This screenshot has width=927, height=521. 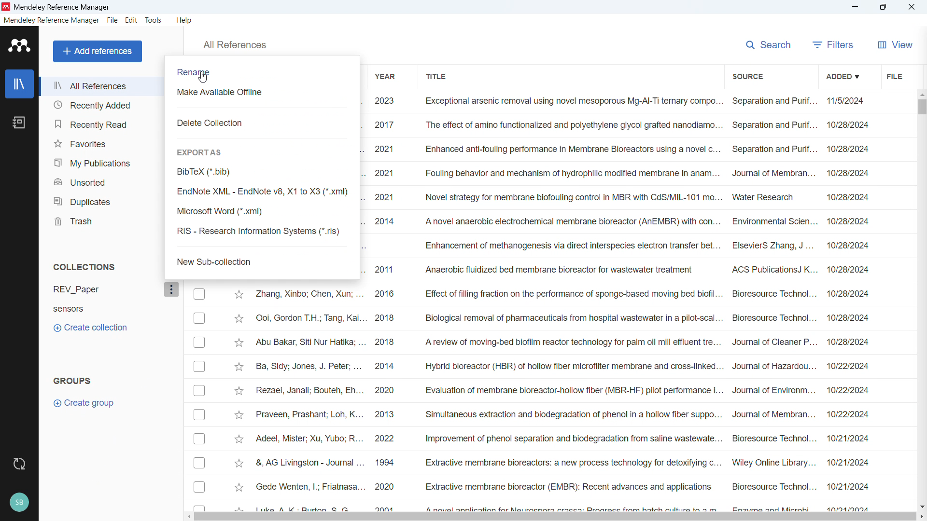 I want to click on Star mark respective publication, so click(x=239, y=415).